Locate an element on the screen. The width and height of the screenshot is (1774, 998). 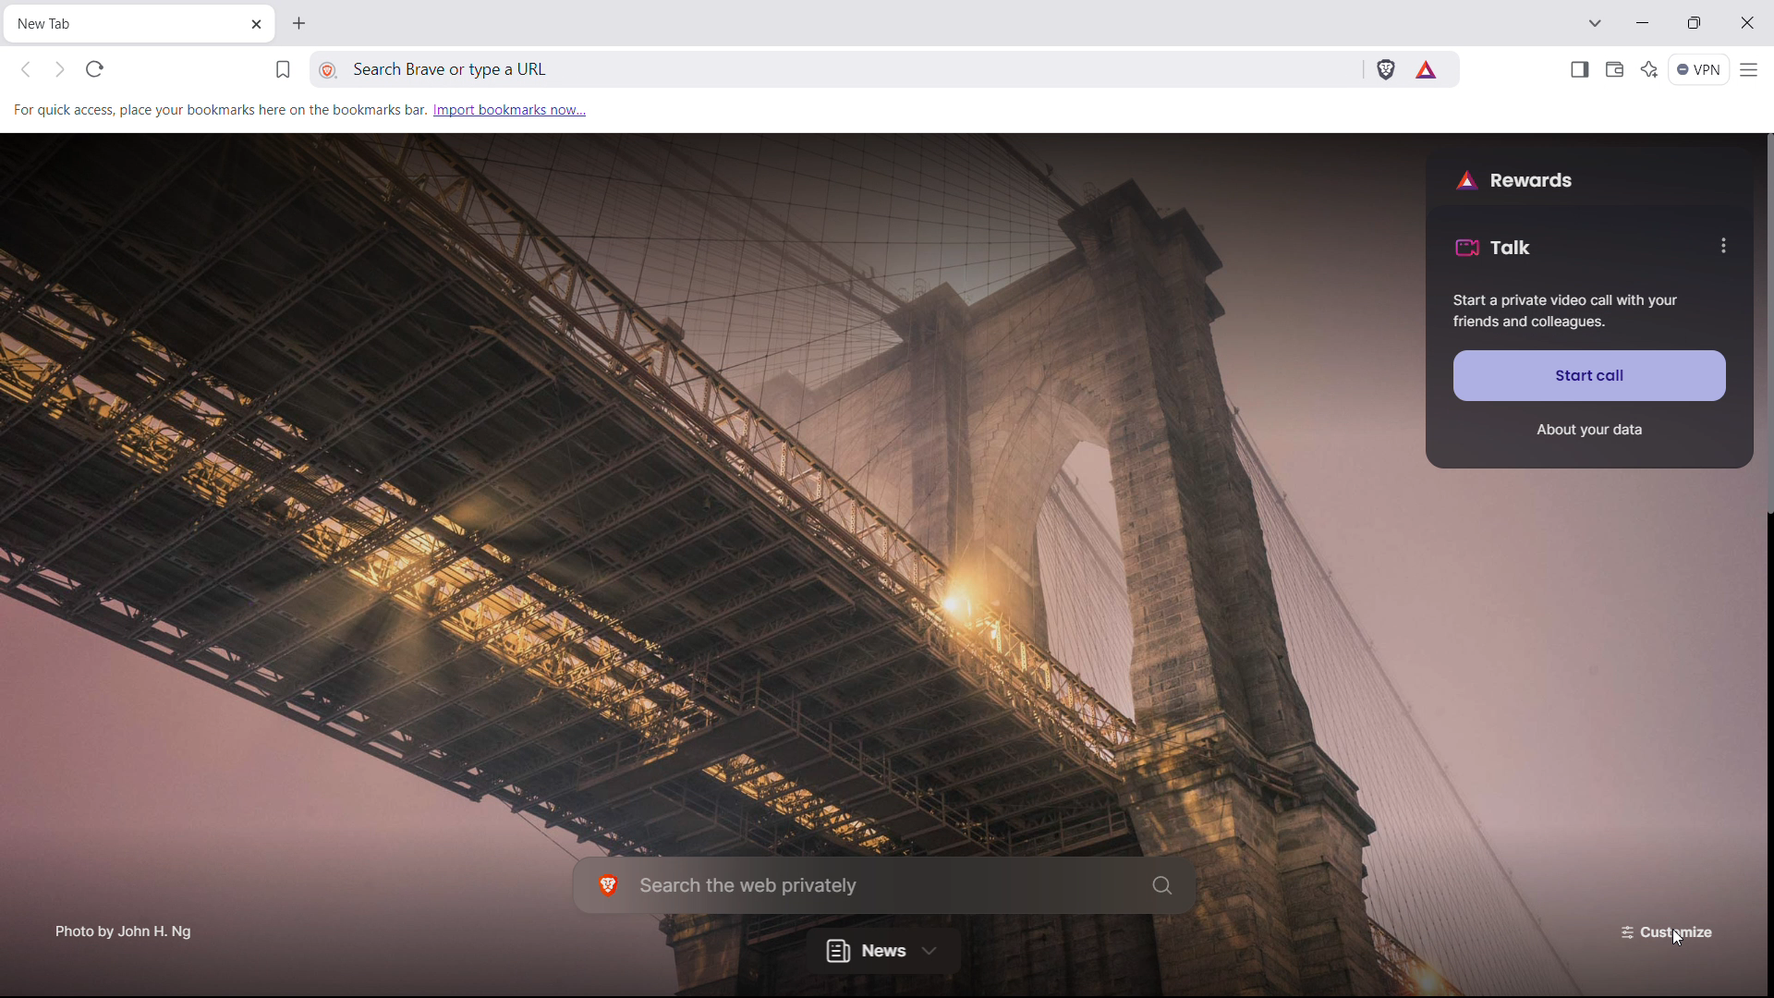
click to go forward hold to see history  is located at coordinates (59, 68).